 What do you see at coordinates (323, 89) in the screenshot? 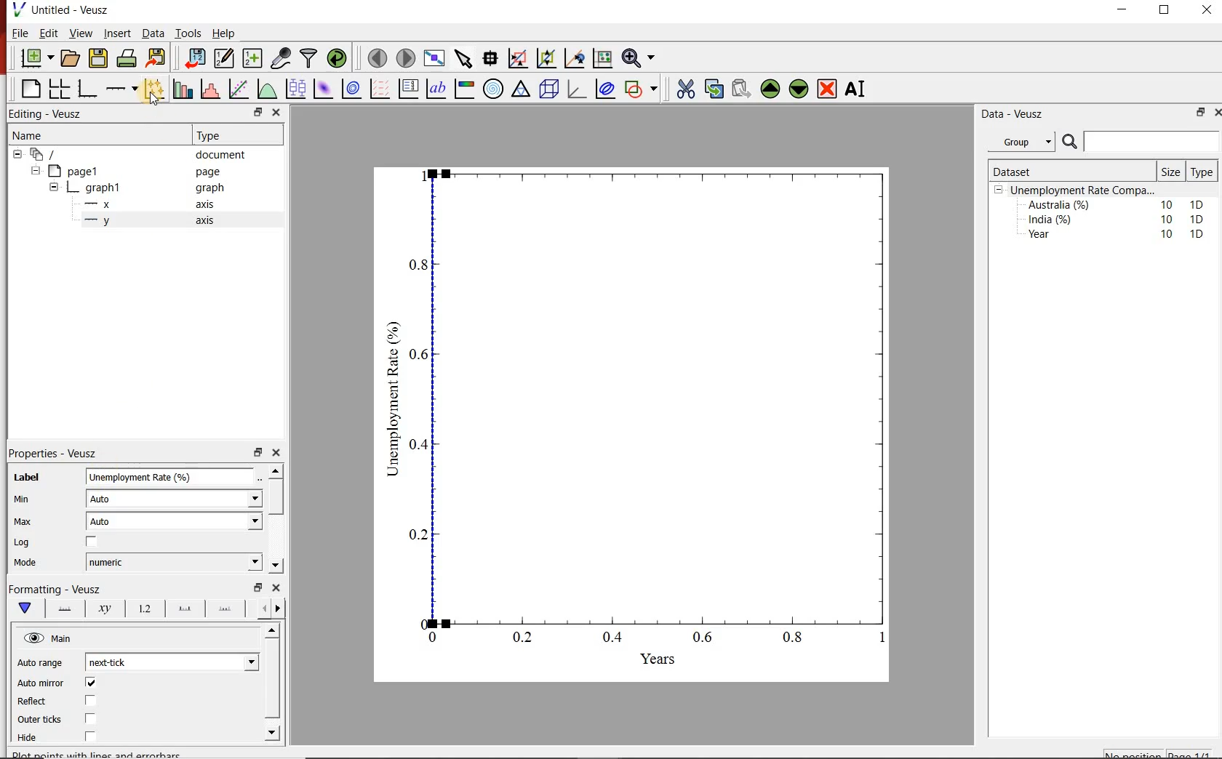
I see `plot 2d datasets as image` at bounding box center [323, 89].